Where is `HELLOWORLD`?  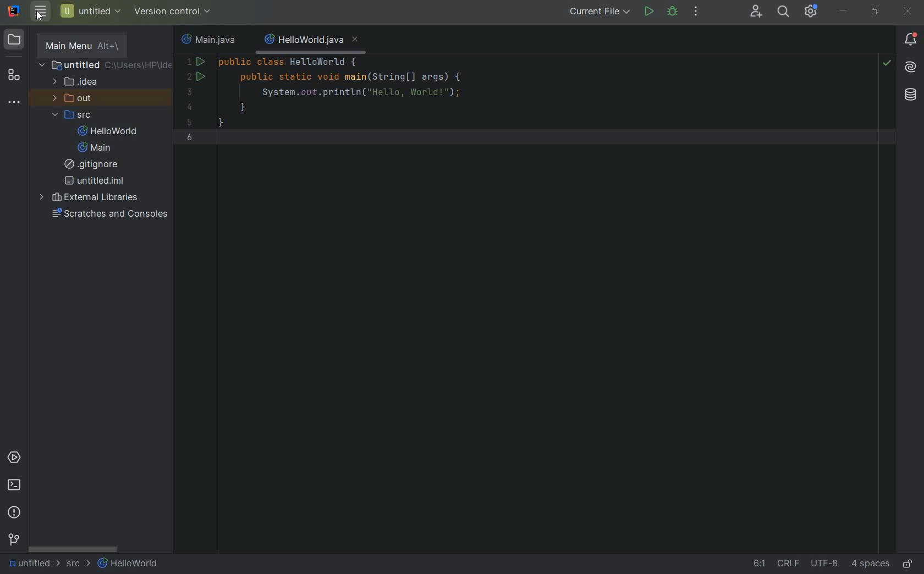 HELLOWORLD is located at coordinates (108, 131).